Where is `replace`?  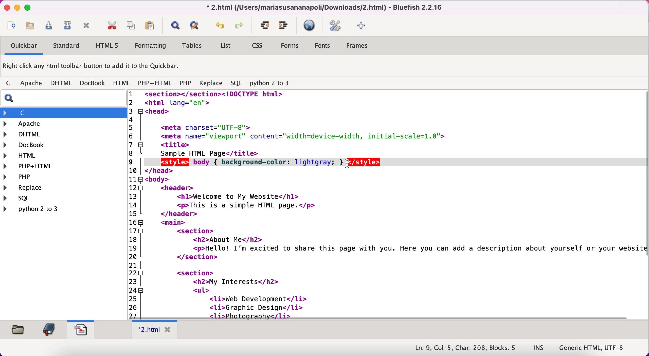
replace is located at coordinates (211, 84).